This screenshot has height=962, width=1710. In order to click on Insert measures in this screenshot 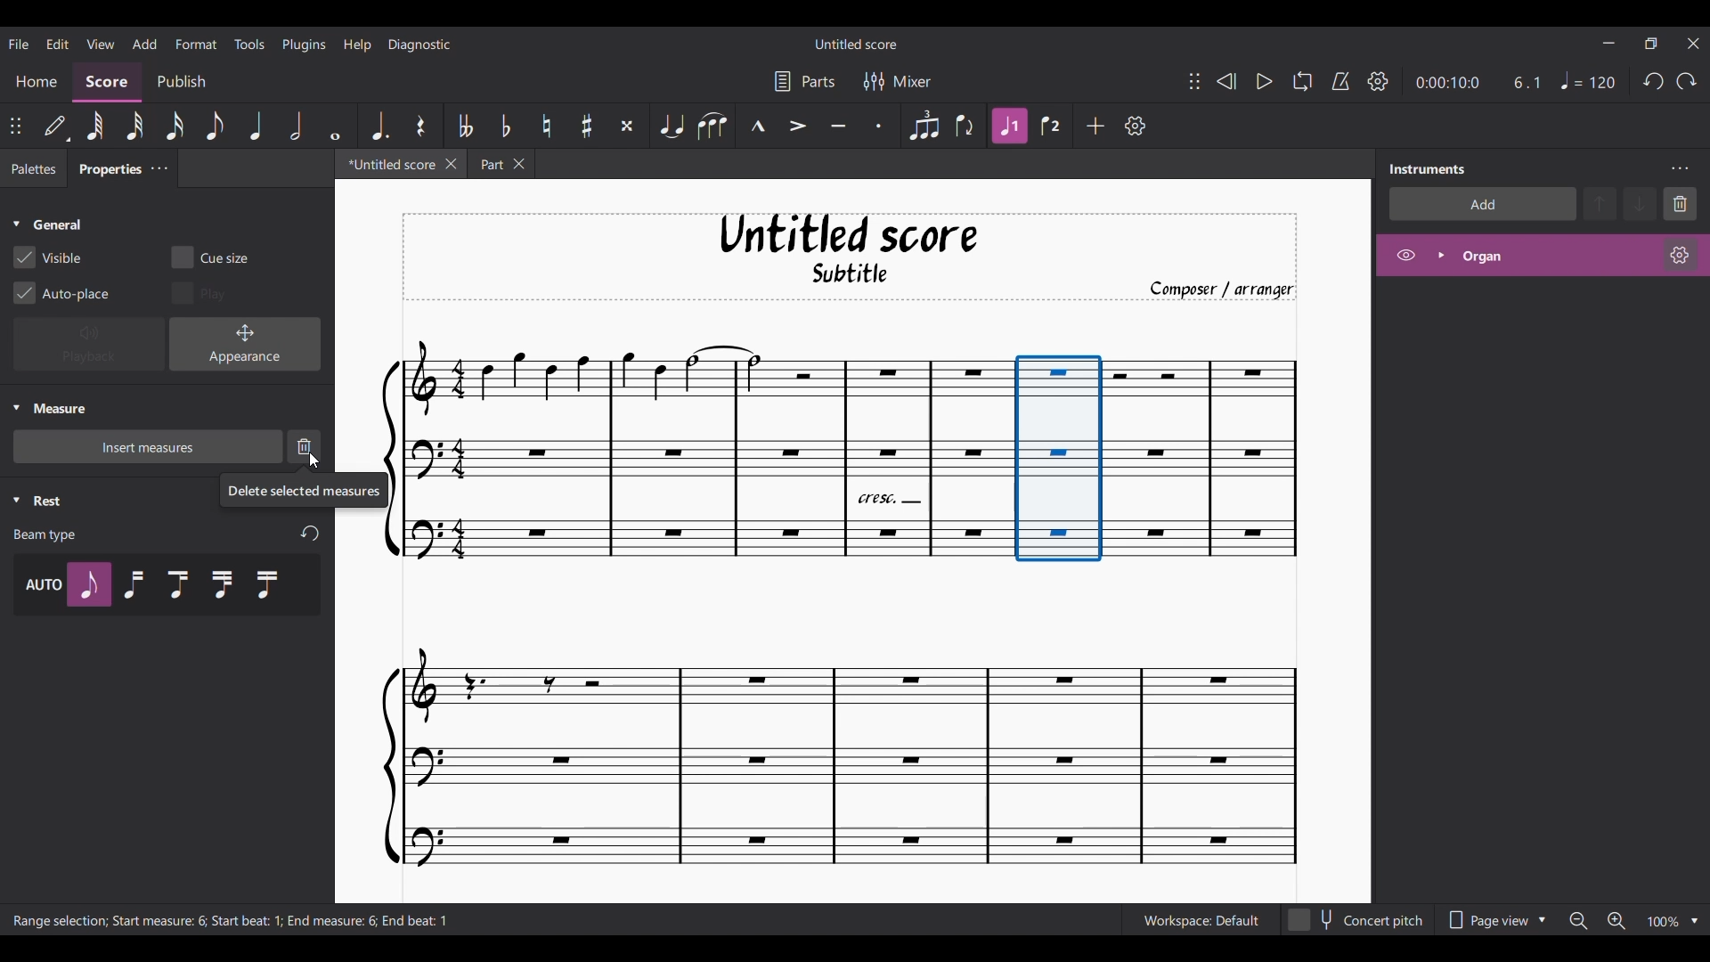, I will do `click(148, 446)`.